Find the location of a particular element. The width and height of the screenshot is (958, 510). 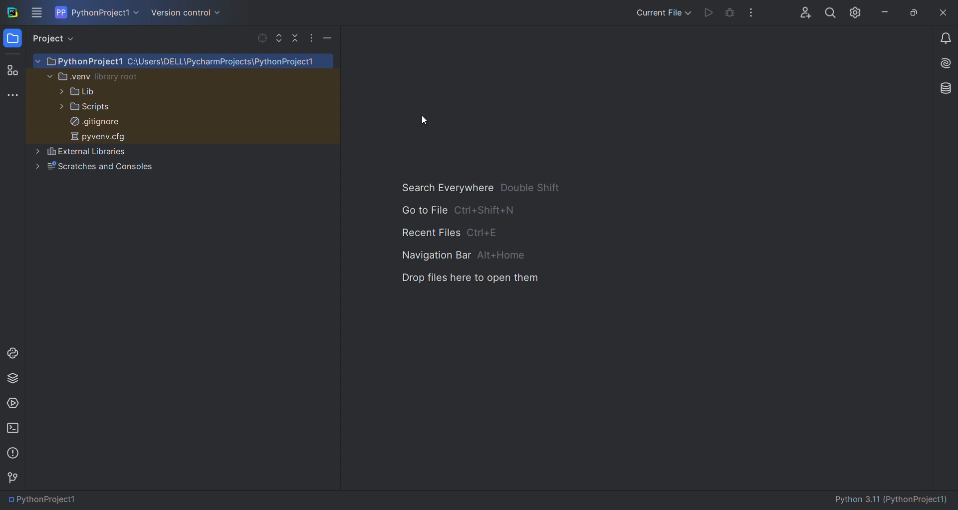

add user is located at coordinates (802, 12).